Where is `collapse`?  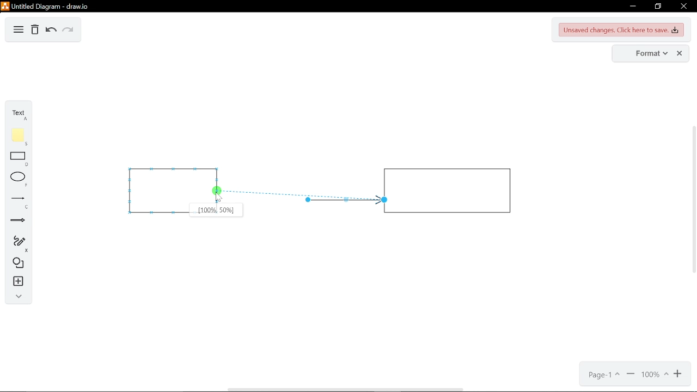 collapse is located at coordinates (18, 296).